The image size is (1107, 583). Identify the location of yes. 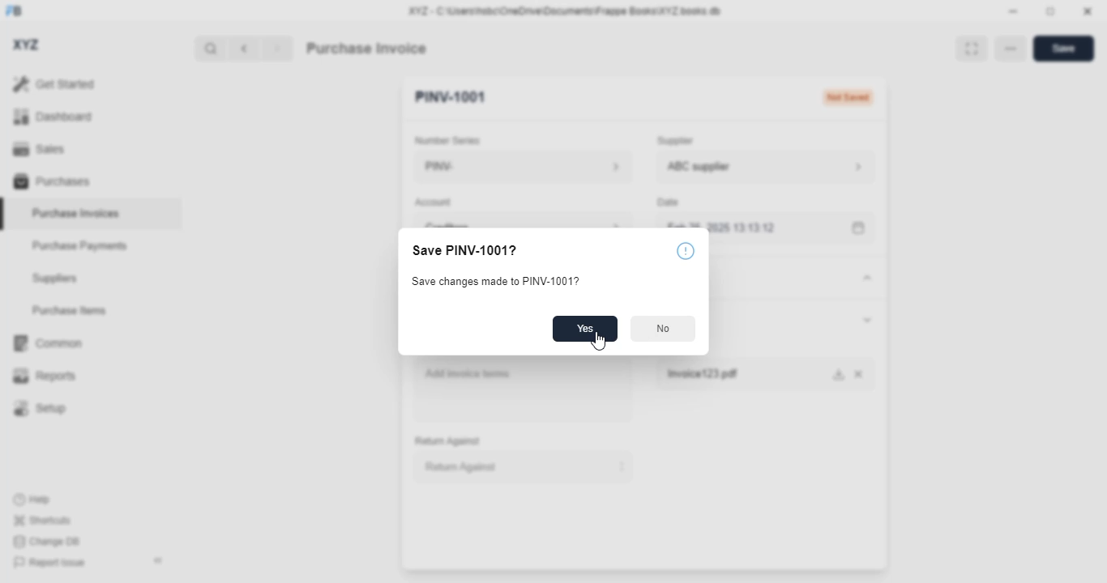
(586, 329).